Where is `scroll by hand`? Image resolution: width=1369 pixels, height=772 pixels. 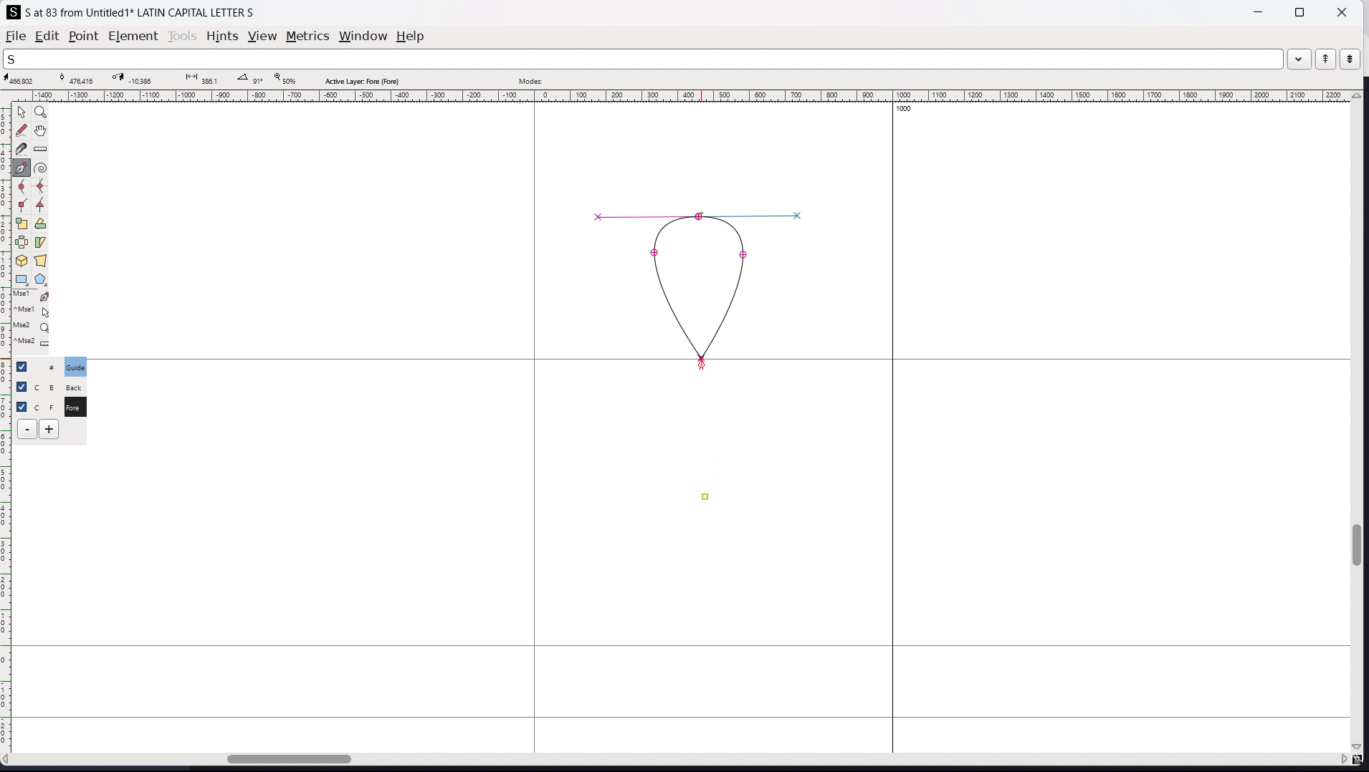 scroll by hand is located at coordinates (42, 131).